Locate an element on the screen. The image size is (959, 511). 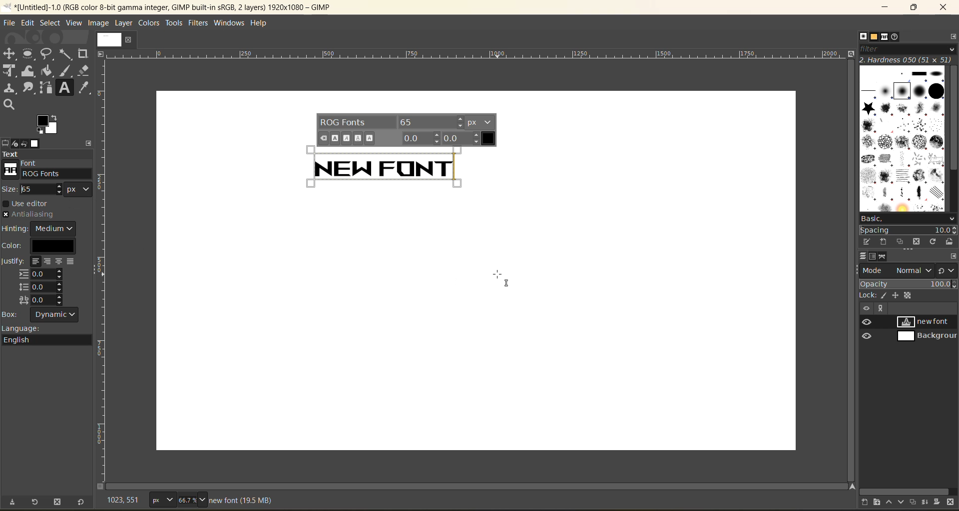
language is located at coordinates (49, 335).